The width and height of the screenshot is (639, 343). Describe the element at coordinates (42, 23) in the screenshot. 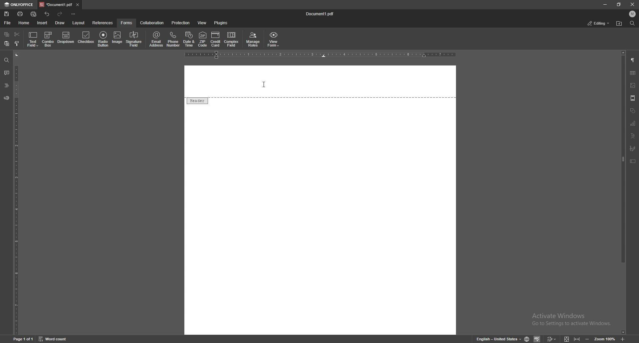

I see `insert` at that location.